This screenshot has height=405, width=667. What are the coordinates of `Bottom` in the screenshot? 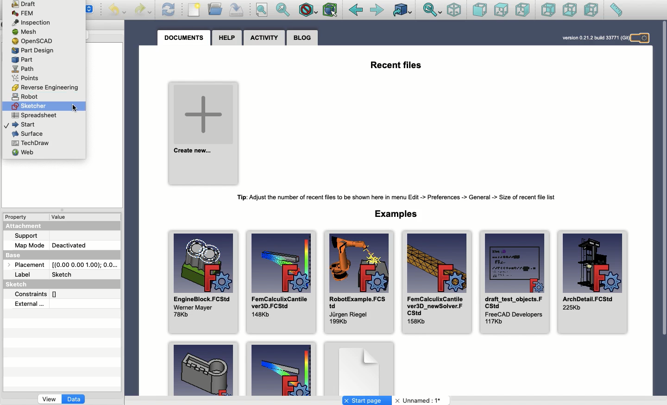 It's located at (569, 10).